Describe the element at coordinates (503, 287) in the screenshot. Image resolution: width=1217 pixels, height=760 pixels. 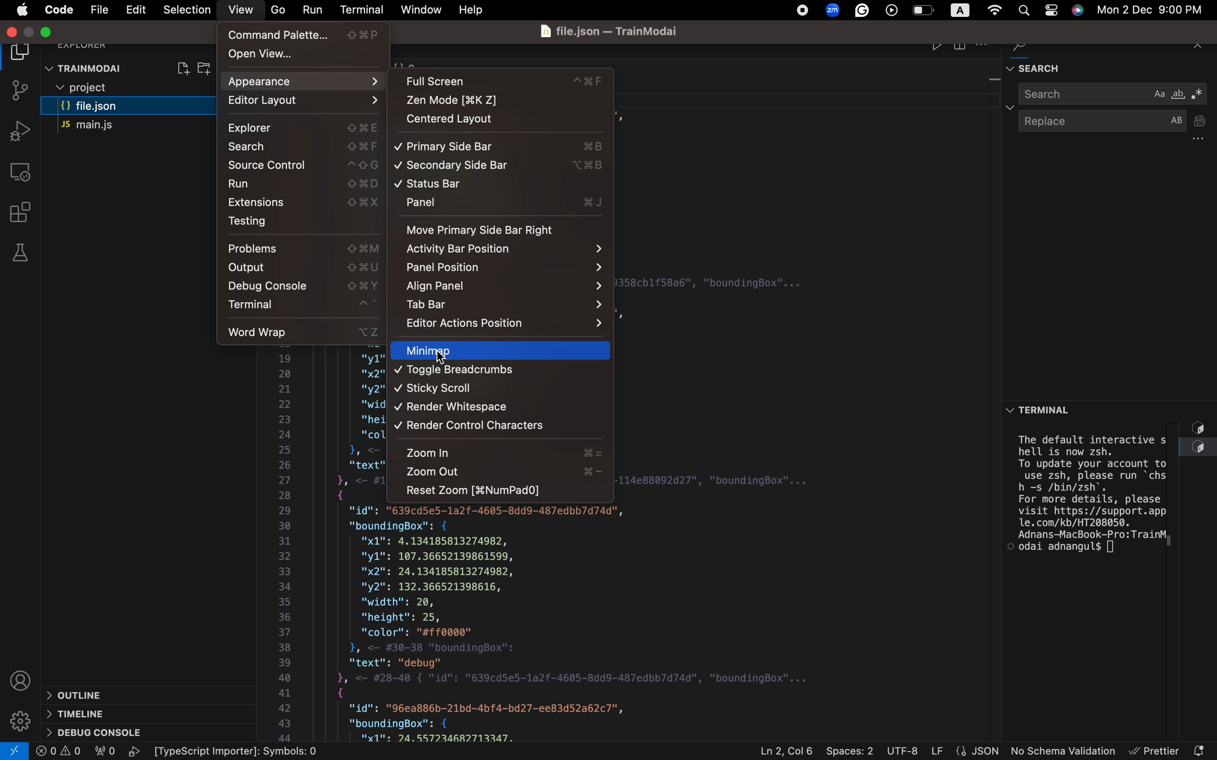
I see `` at that location.